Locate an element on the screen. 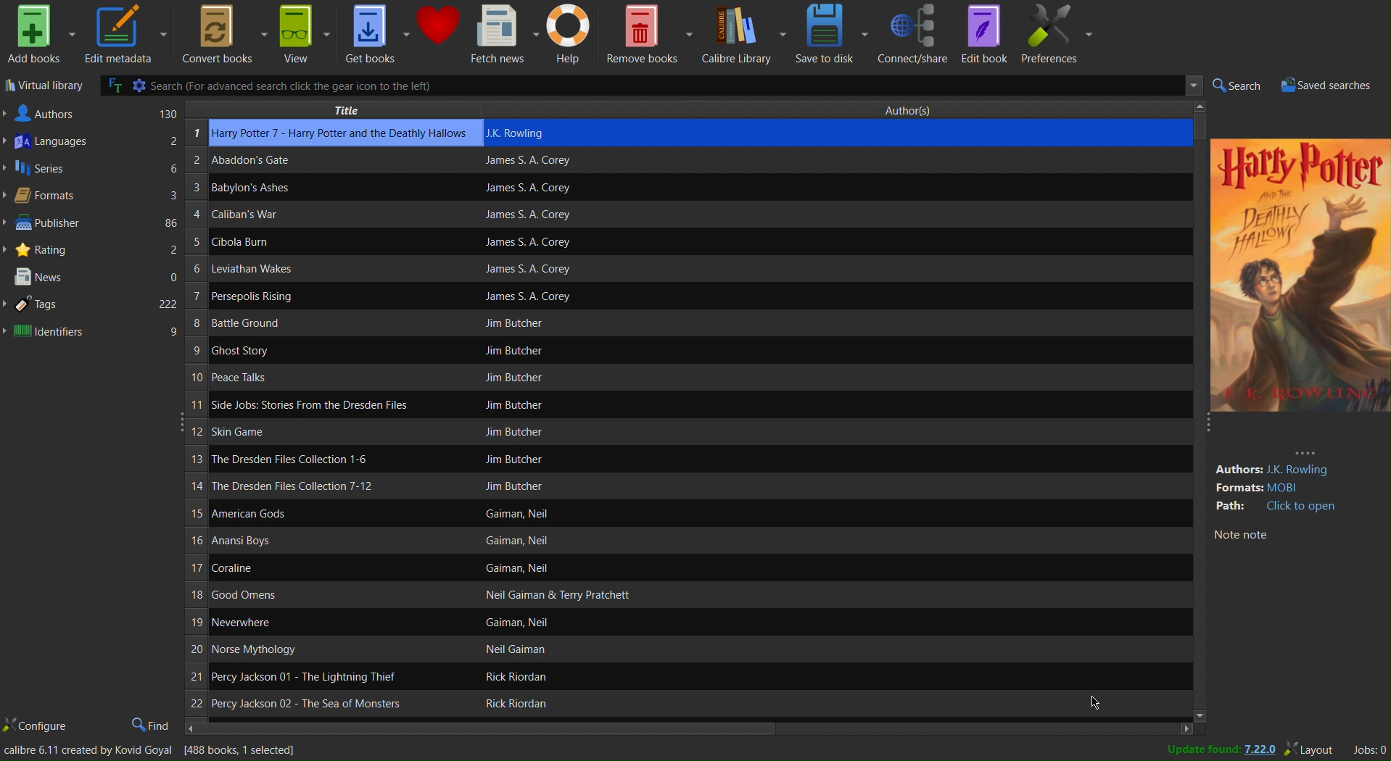 This screenshot has height=761, width=1391. Series is located at coordinates (93, 170).